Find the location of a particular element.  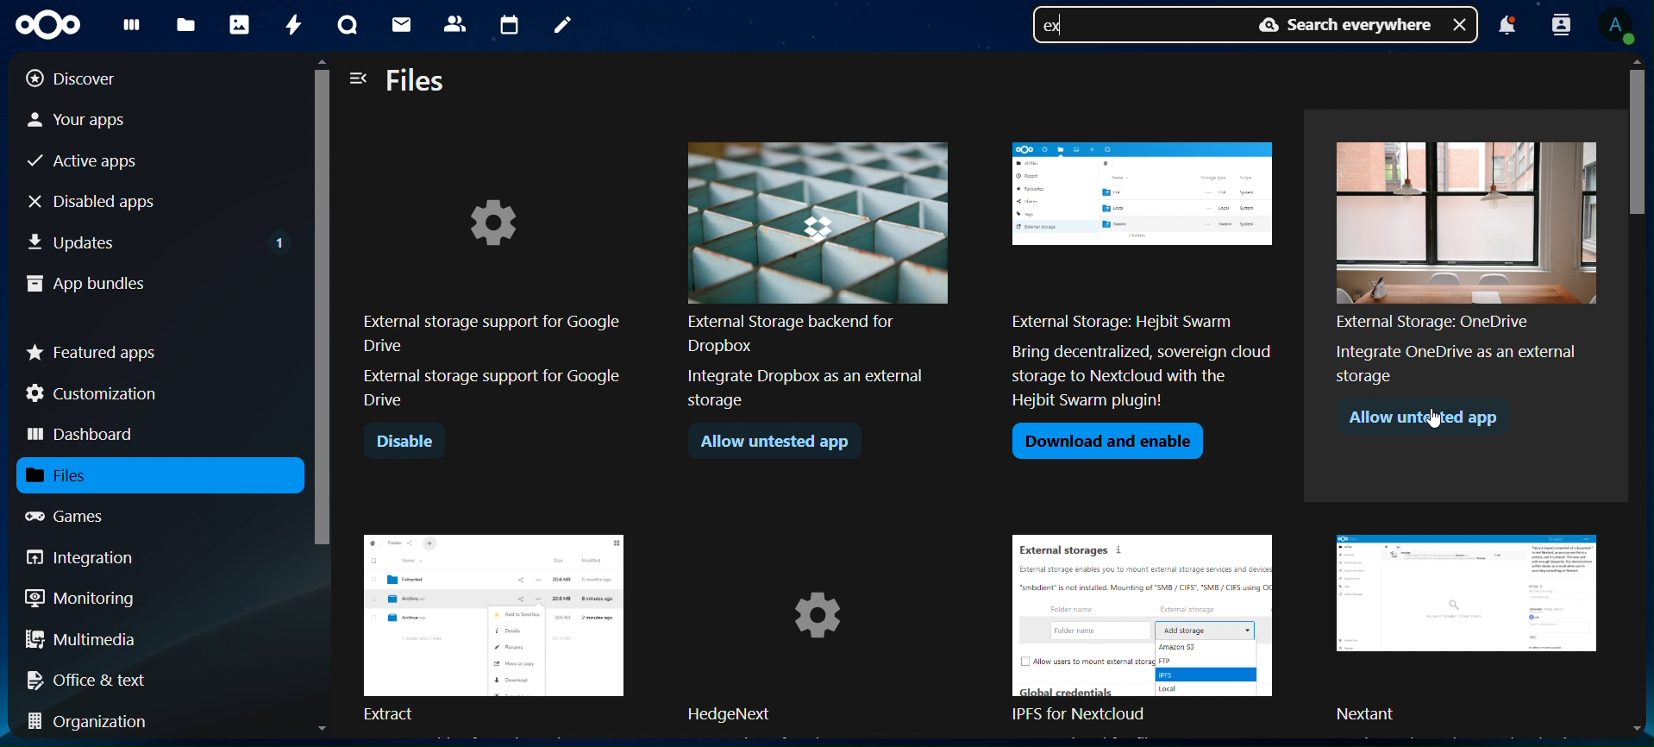

talk is located at coordinates (344, 26).